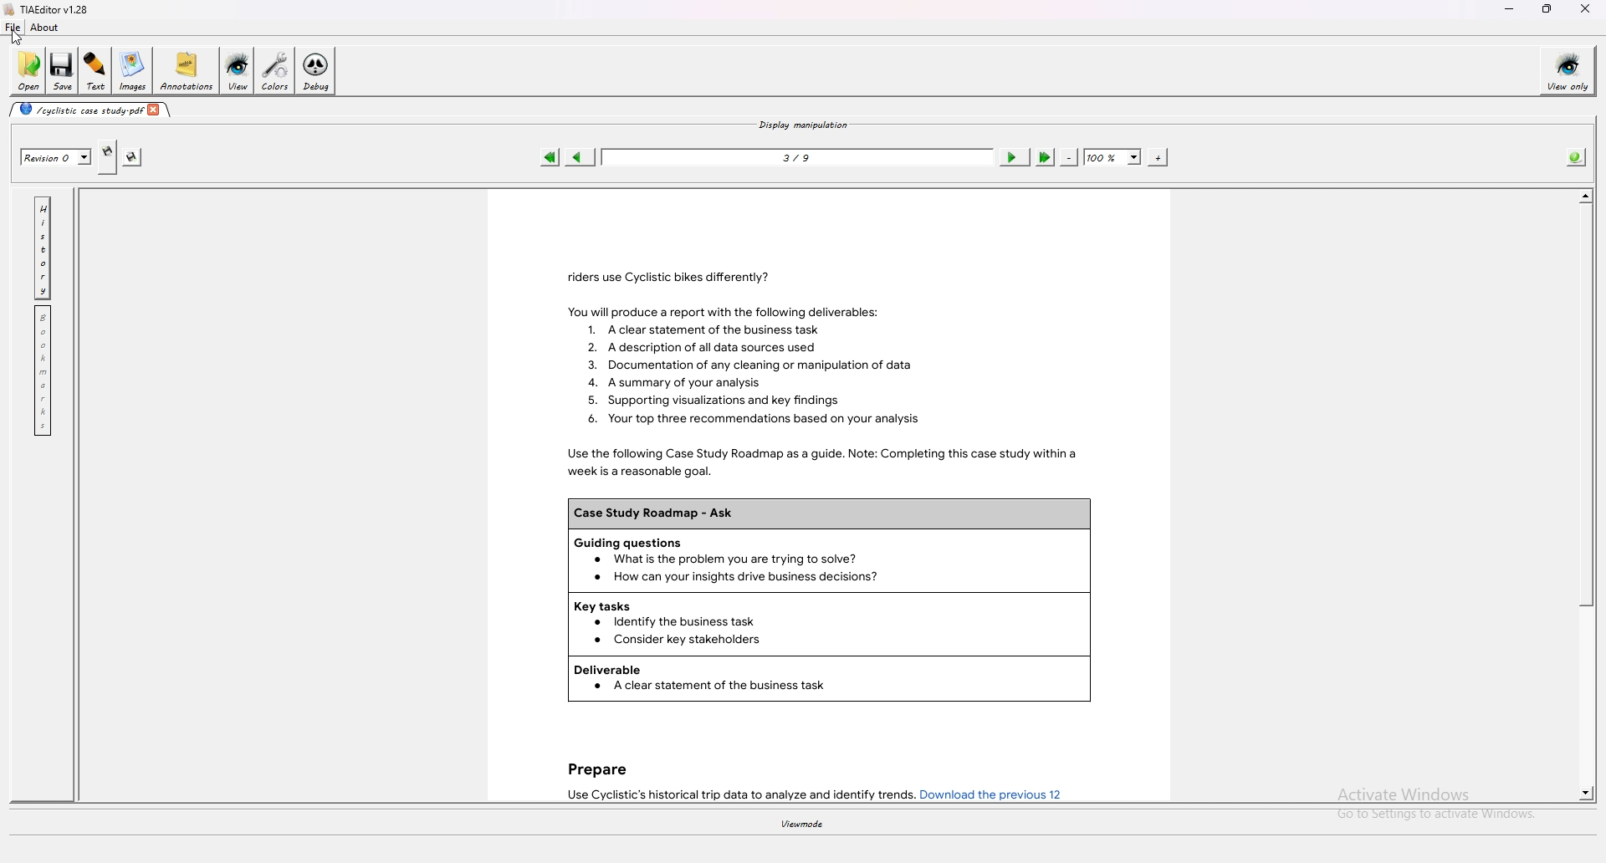 This screenshot has height=863, width=1606. What do you see at coordinates (44, 370) in the screenshot?
I see `bookmark` at bounding box center [44, 370].